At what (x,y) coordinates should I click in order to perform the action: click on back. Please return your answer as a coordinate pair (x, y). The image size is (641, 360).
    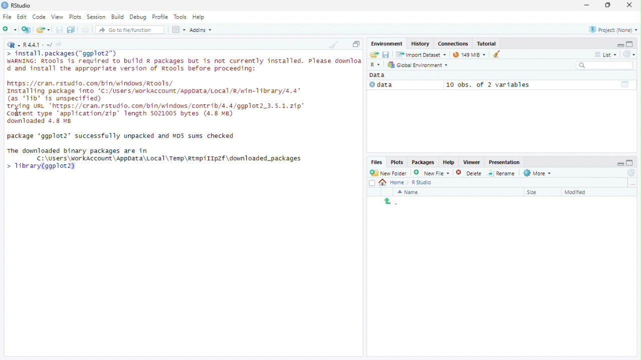
    Looking at the image, I should click on (388, 201).